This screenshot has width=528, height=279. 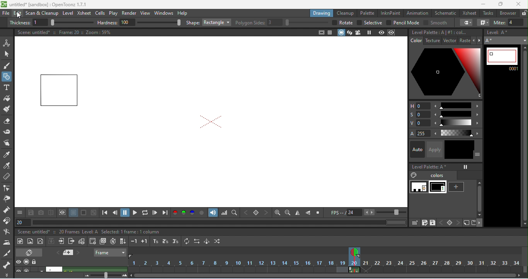 I want to click on colors, so click(x=429, y=175).